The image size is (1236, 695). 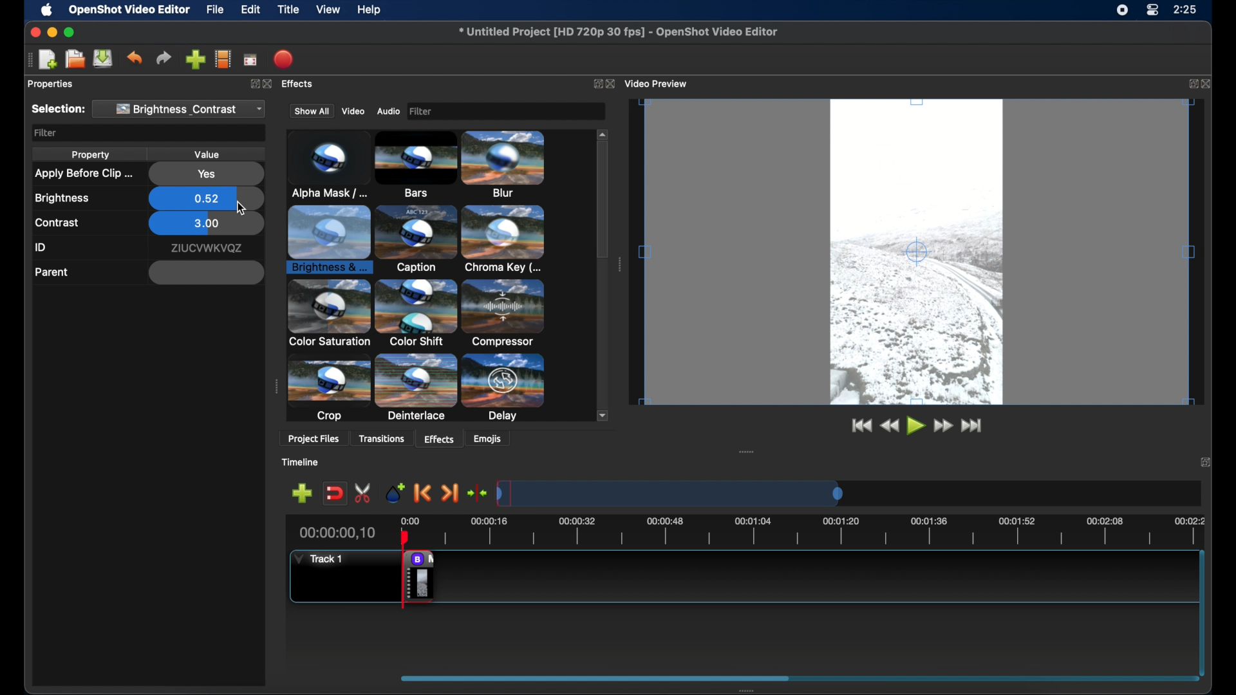 What do you see at coordinates (48, 59) in the screenshot?
I see `new project` at bounding box center [48, 59].